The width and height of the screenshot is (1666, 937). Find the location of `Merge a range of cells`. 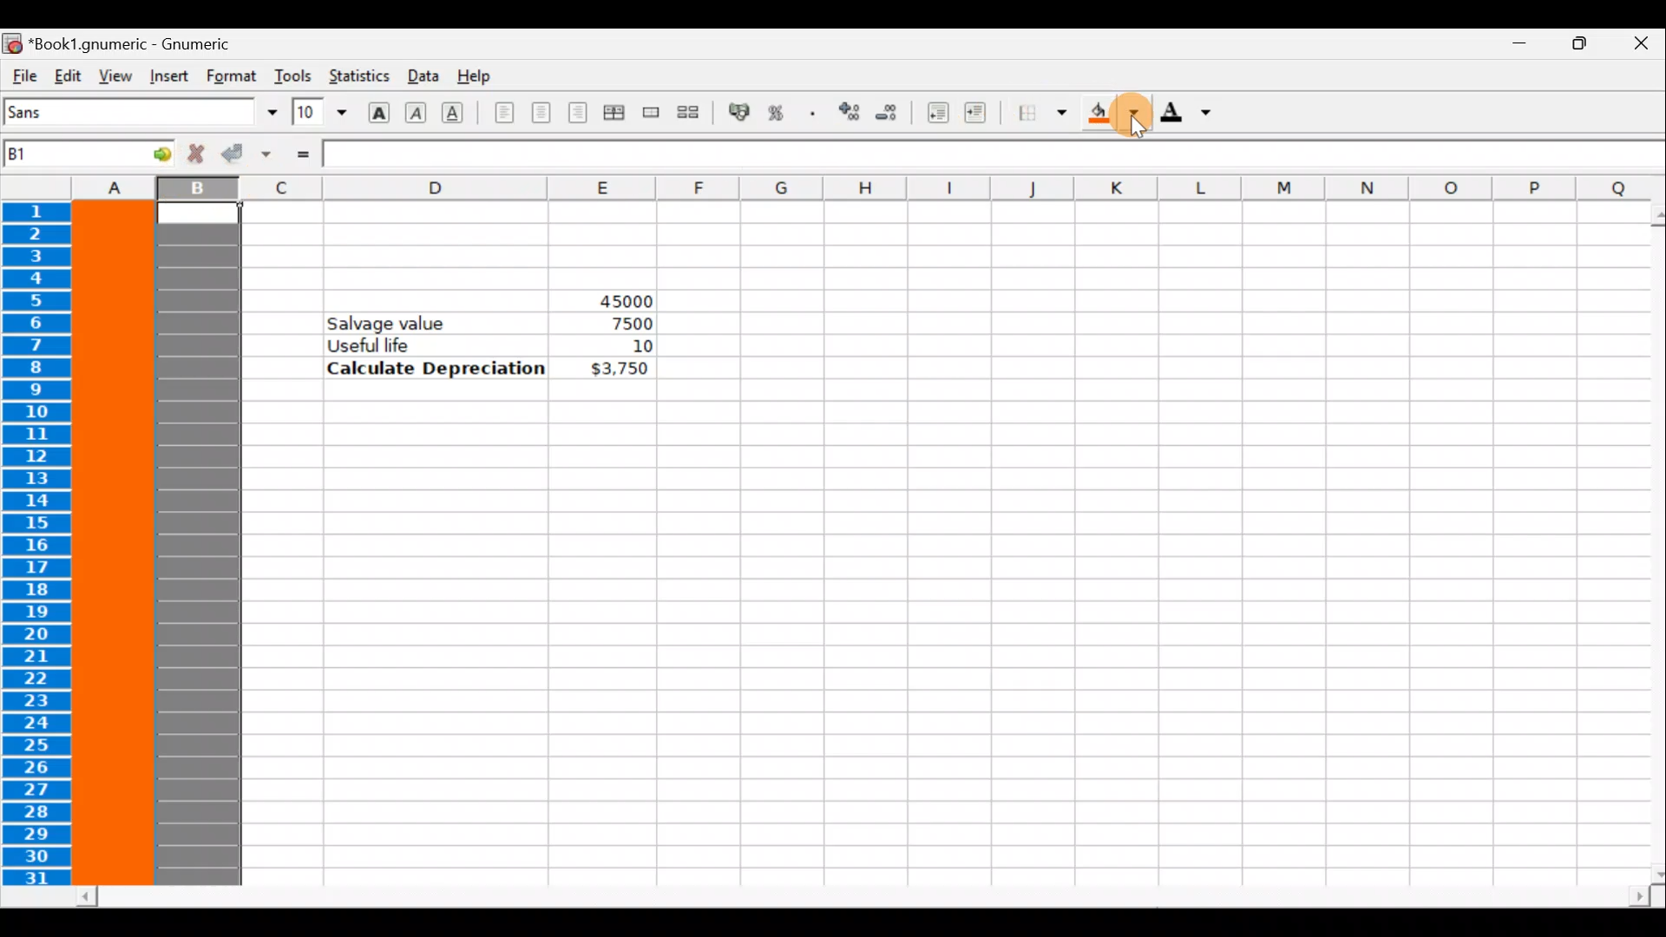

Merge a range of cells is located at coordinates (653, 115).